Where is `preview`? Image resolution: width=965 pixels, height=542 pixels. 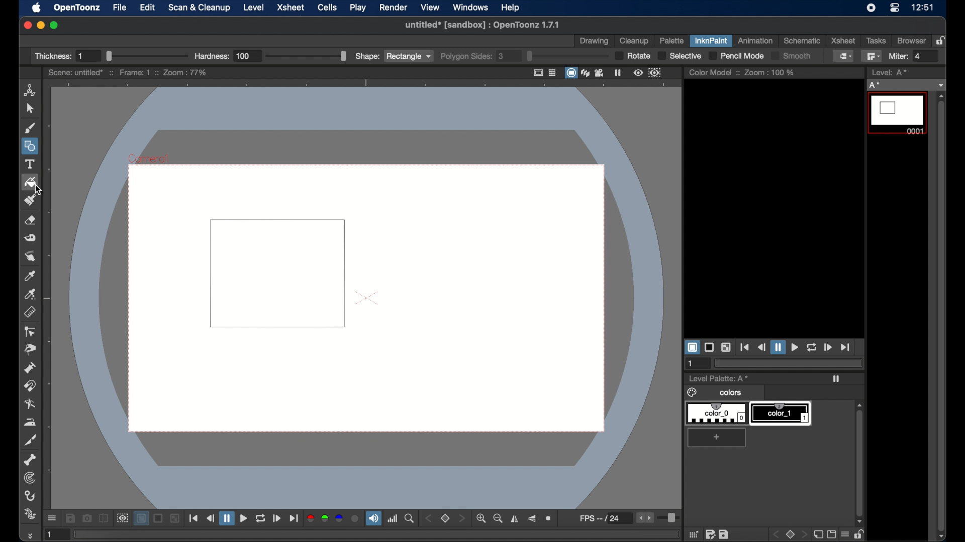 preview is located at coordinates (638, 73).